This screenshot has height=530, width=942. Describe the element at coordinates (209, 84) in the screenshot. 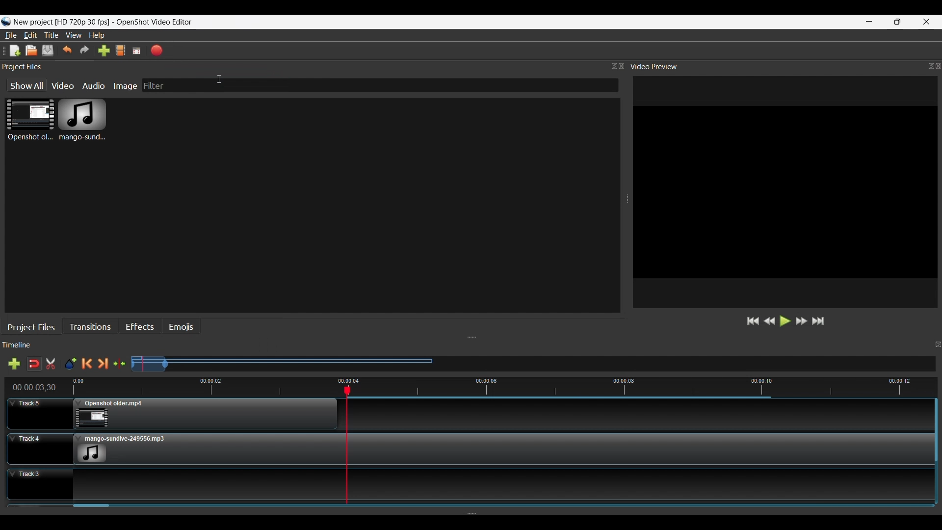

I see `Filter` at that location.